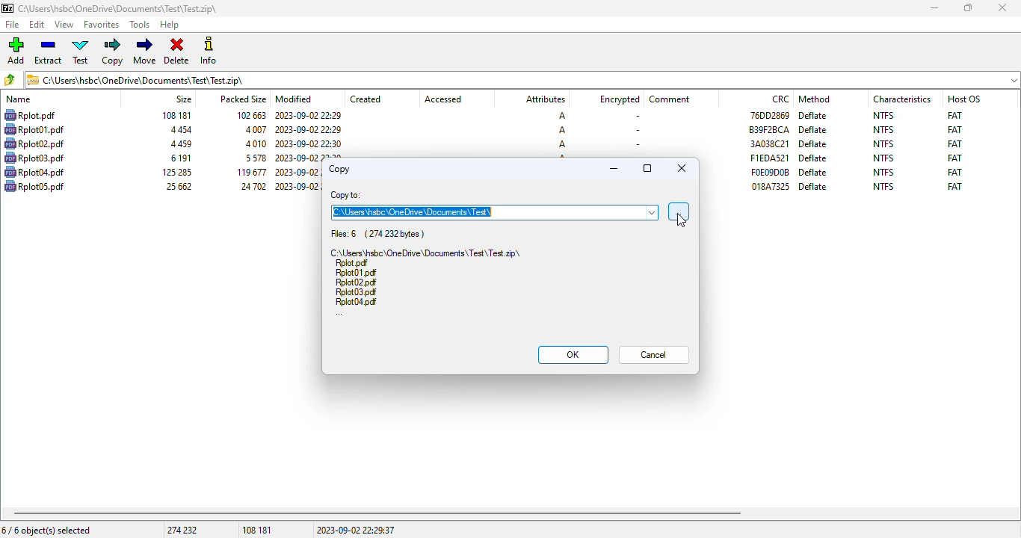  What do you see at coordinates (297, 173) in the screenshot?
I see `modified date & time` at bounding box center [297, 173].